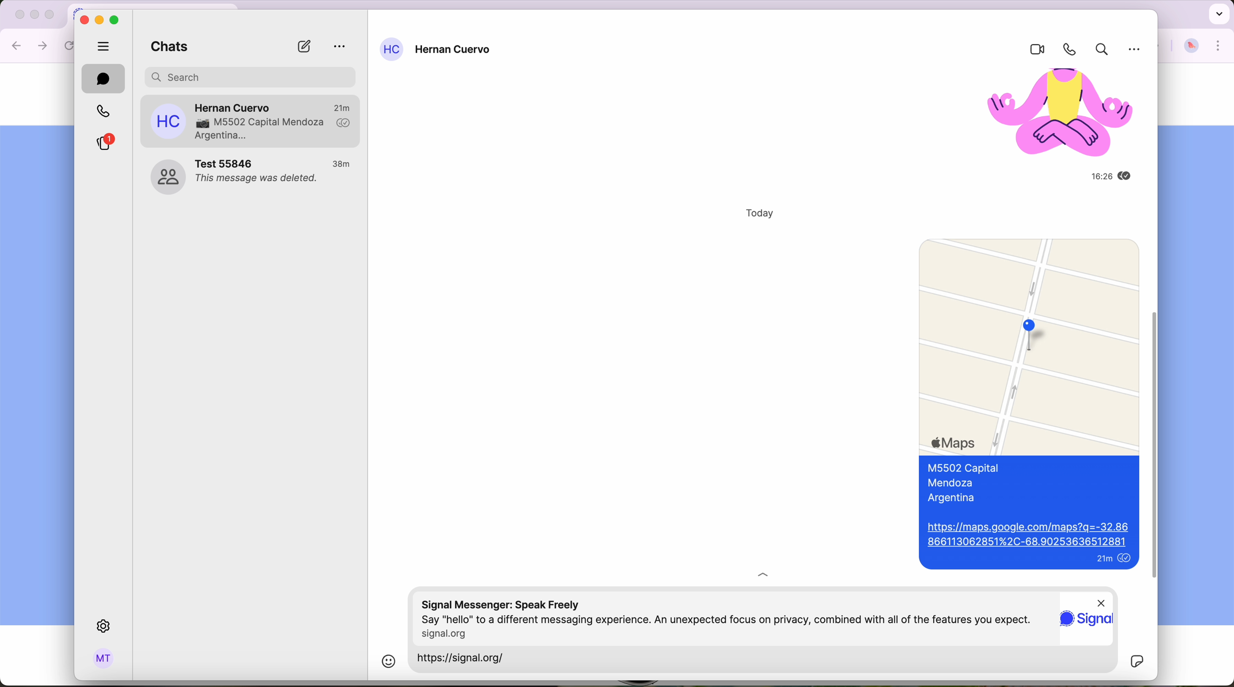 This screenshot has height=687, width=1234. I want to click on Yogo sticker, so click(1051, 115).